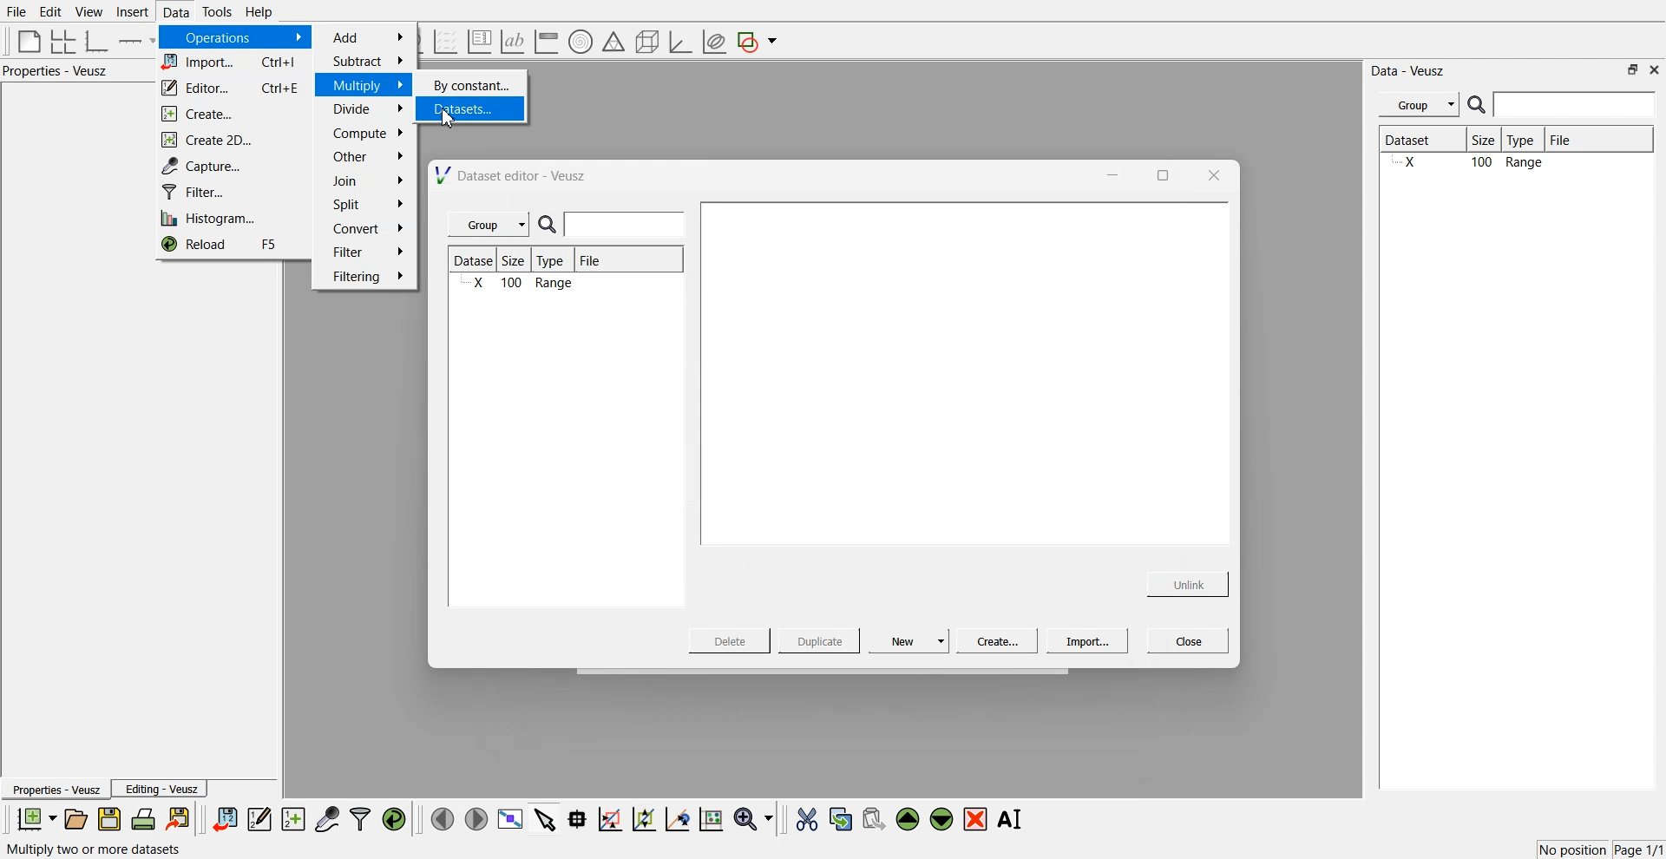  Describe the element at coordinates (366, 228) in the screenshot. I see `Convert` at that location.